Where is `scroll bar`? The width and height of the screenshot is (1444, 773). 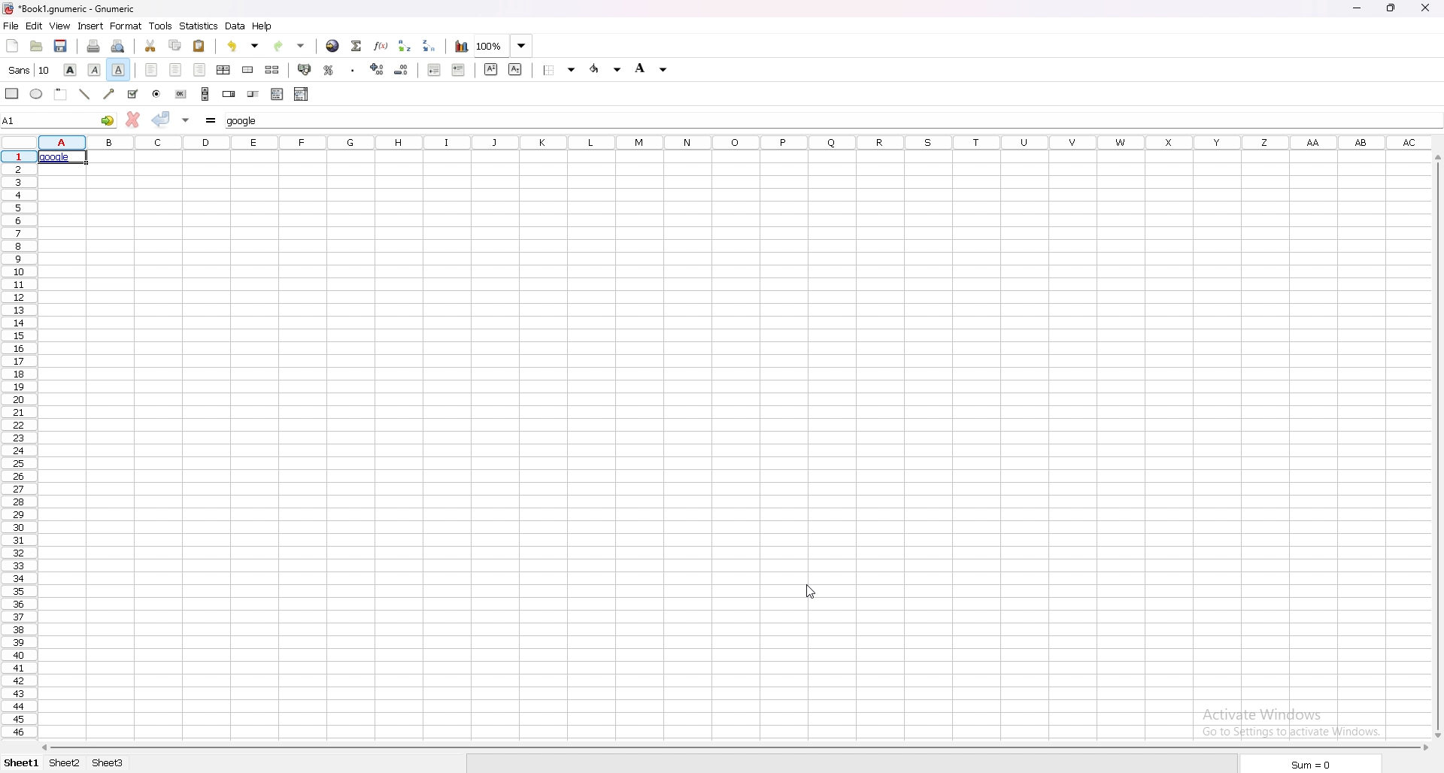
scroll bar is located at coordinates (1432, 447).